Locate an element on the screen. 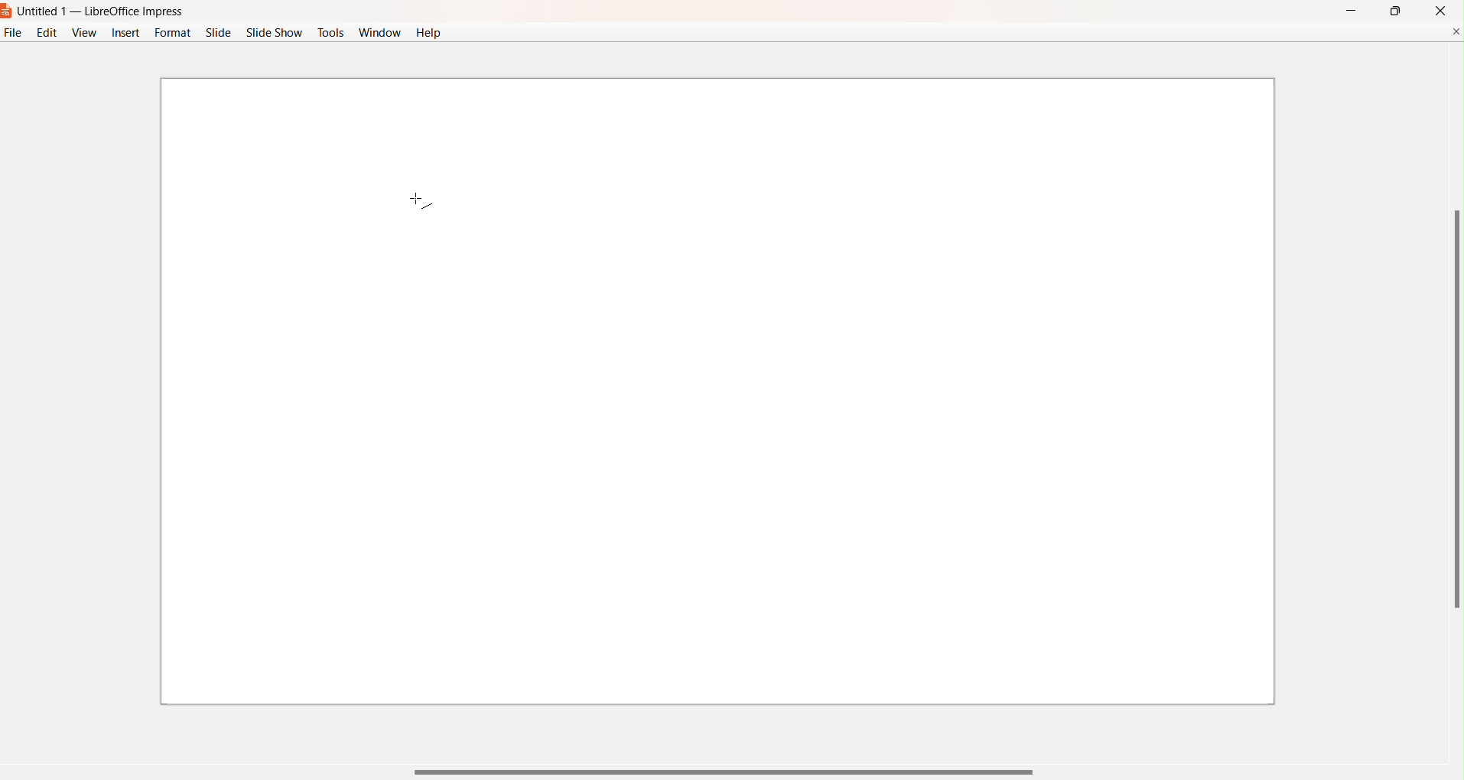  Help is located at coordinates (430, 33).